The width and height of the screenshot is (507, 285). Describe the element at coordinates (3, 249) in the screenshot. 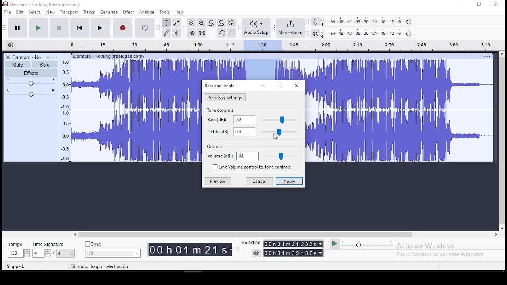

I see `` at that location.